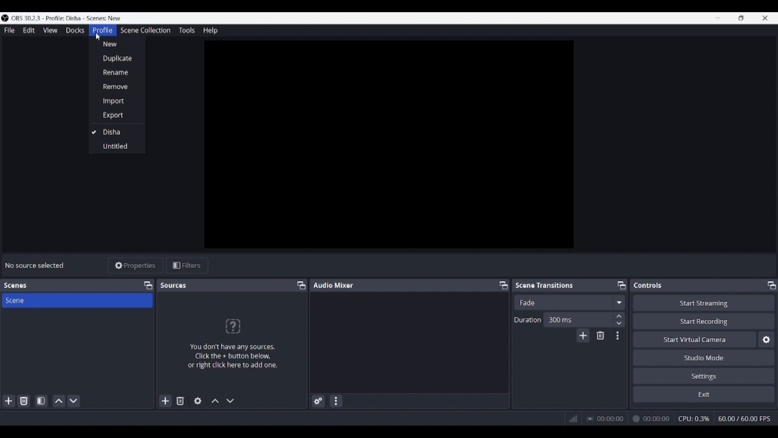 The height and width of the screenshot is (438, 778). What do you see at coordinates (629, 419) in the screenshot?
I see `00:00:00` at bounding box center [629, 419].